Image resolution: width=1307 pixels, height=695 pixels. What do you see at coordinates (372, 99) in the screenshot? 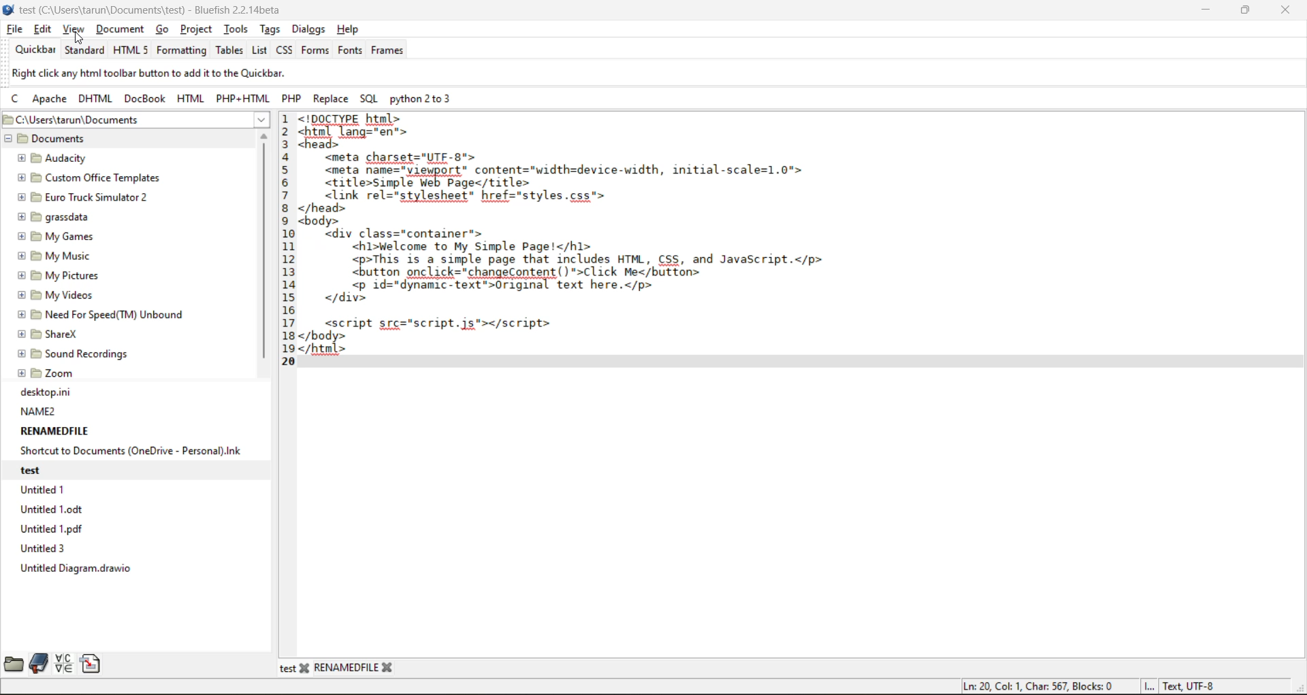
I see `sql` at bounding box center [372, 99].